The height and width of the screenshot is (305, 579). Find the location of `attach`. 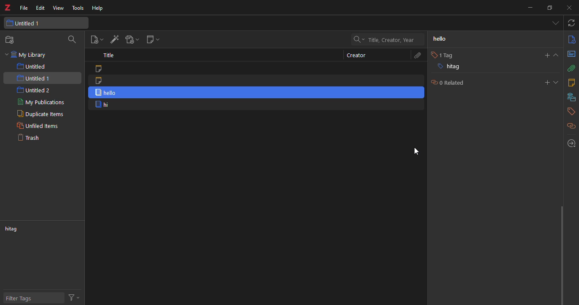

attach is located at coordinates (417, 55).